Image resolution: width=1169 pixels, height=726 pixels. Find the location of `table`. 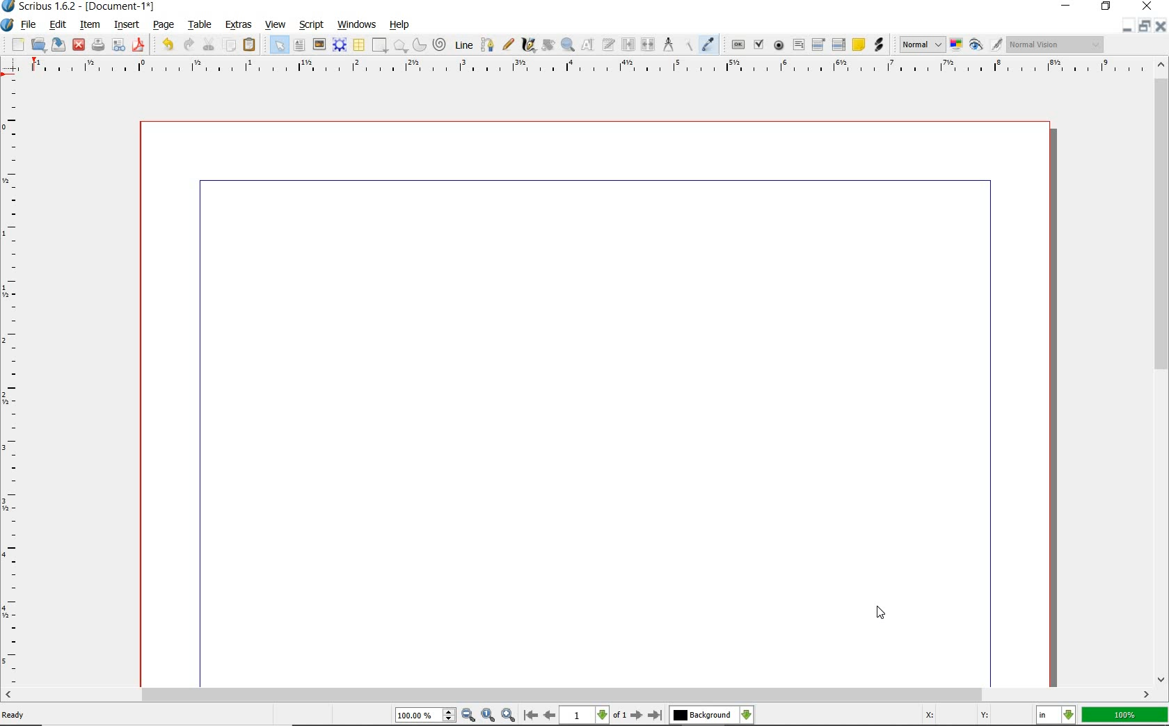

table is located at coordinates (202, 24).